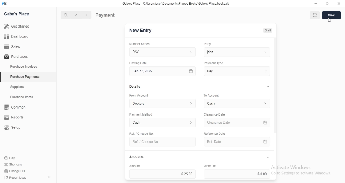  I want to click on Help, so click(11, 158).